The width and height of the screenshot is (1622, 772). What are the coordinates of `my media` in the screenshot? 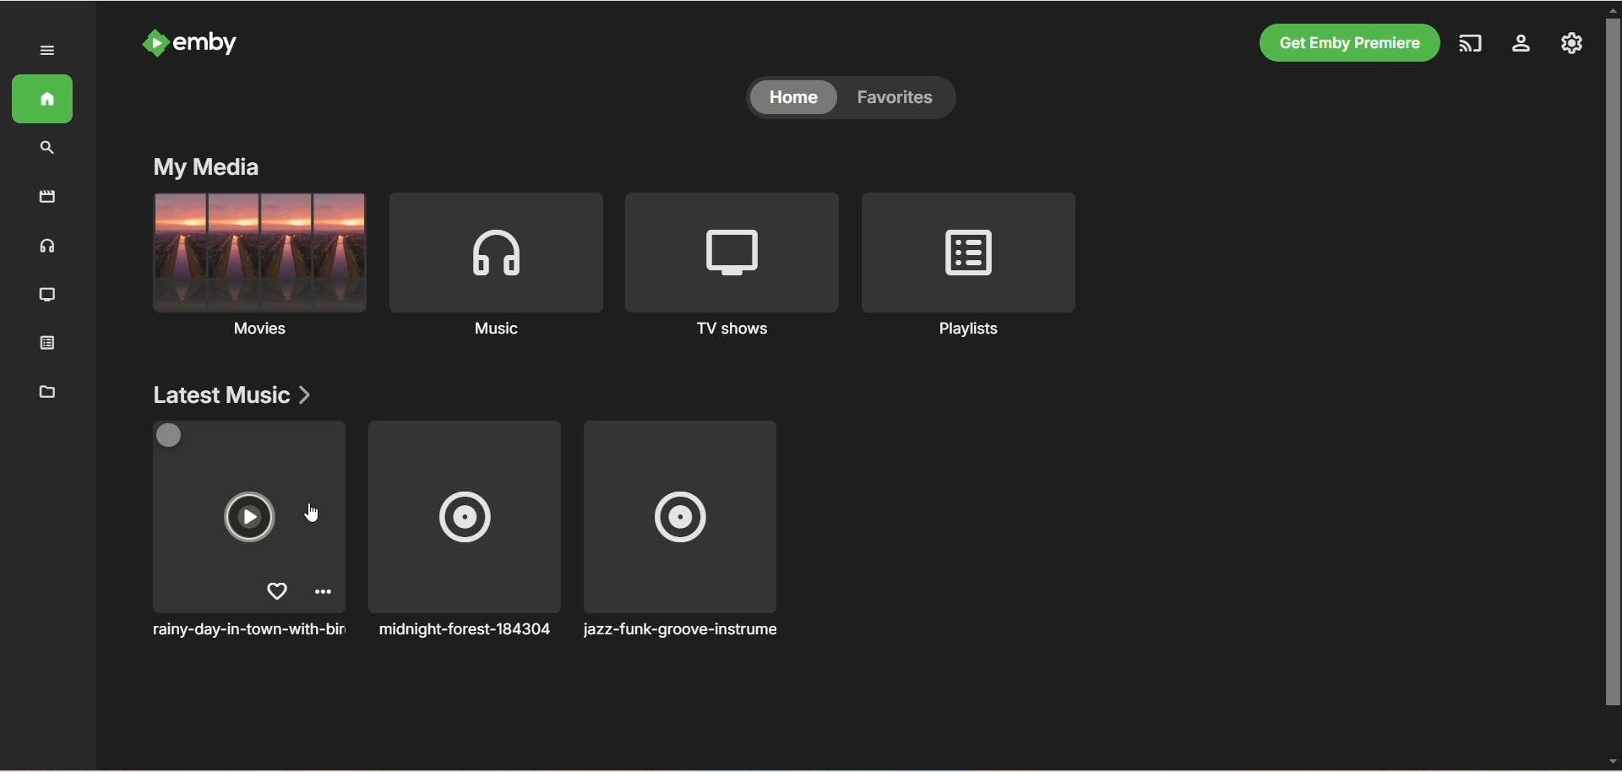 It's located at (210, 165).